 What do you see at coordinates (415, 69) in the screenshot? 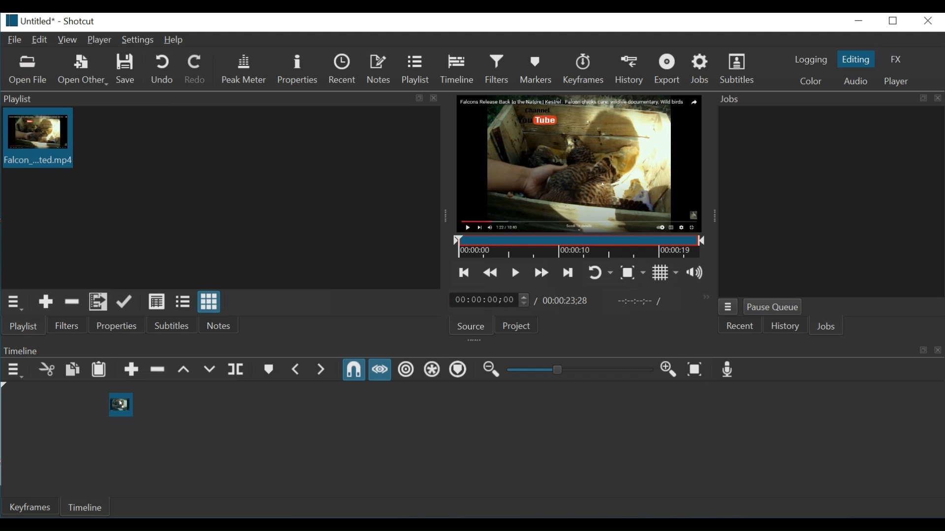
I see `Playlist` at bounding box center [415, 69].